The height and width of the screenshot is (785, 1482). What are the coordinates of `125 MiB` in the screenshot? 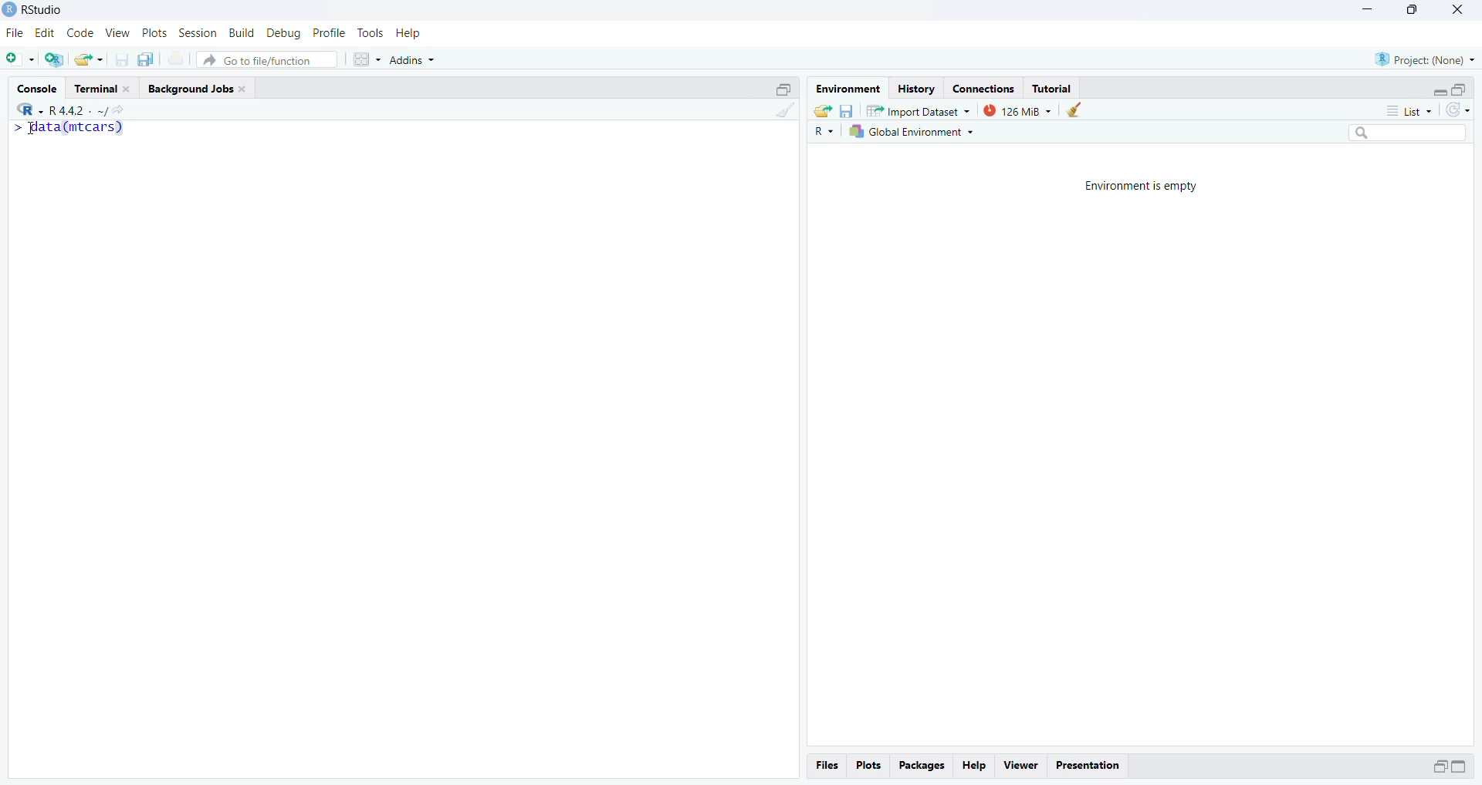 It's located at (1016, 111).